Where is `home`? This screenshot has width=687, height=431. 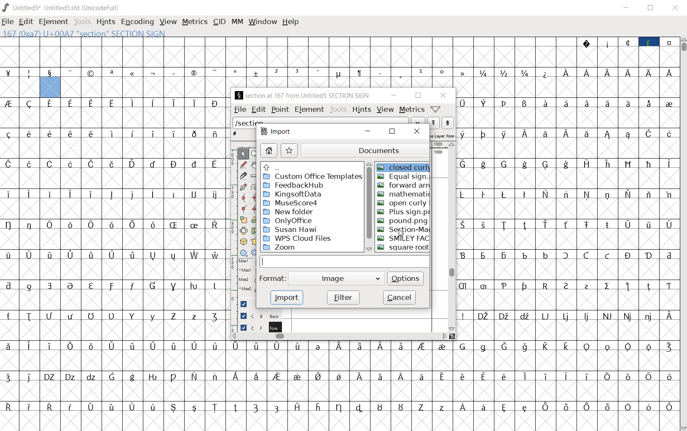 home is located at coordinates (269, 151).